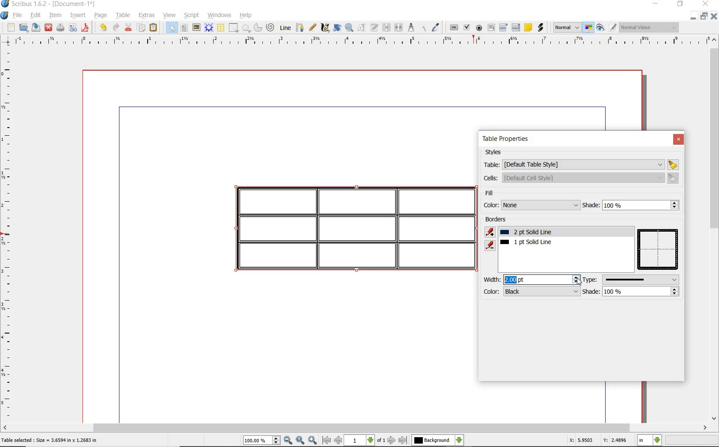 This screenshot has width=719, height=447. What do you see at coordinates (694, 16) in the screenshot?
I see `MINIMIZE` at bounding box center [694, 16].